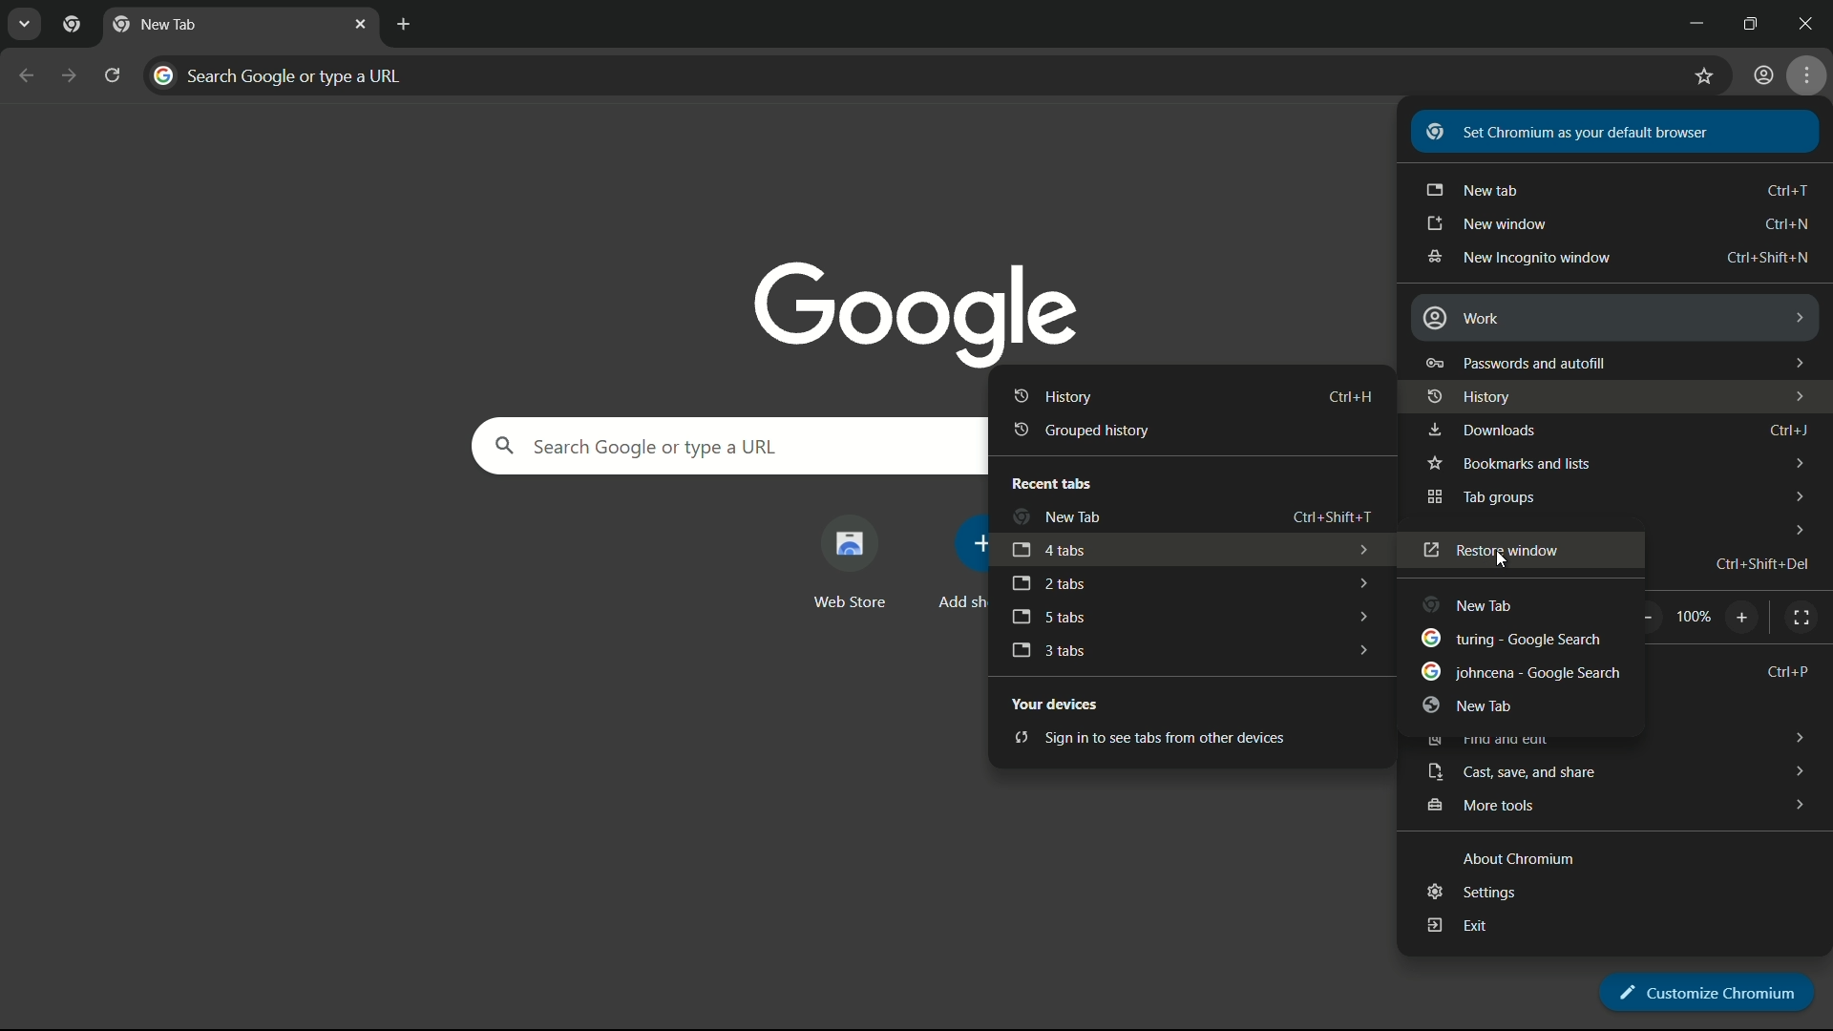 The image size is (1833, 1031). What do you see at coordinates (1796, 314) in the screenshot?
I see `dropdown arrows` at bounding box center [1796, 314].